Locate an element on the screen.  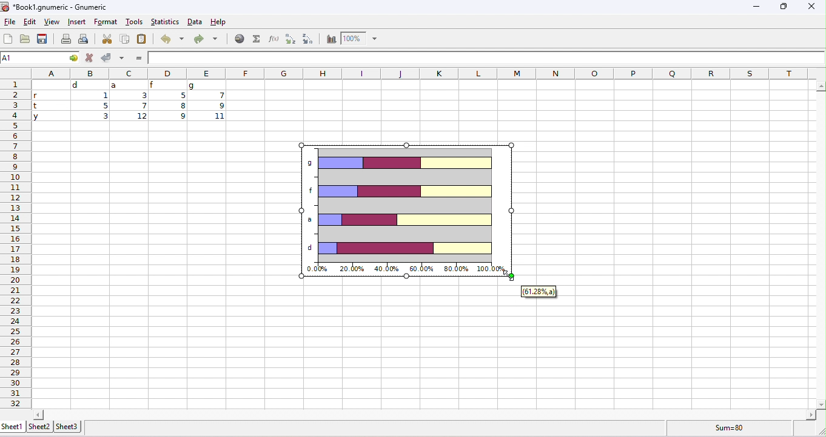
help is located at coordinates (219, 22).